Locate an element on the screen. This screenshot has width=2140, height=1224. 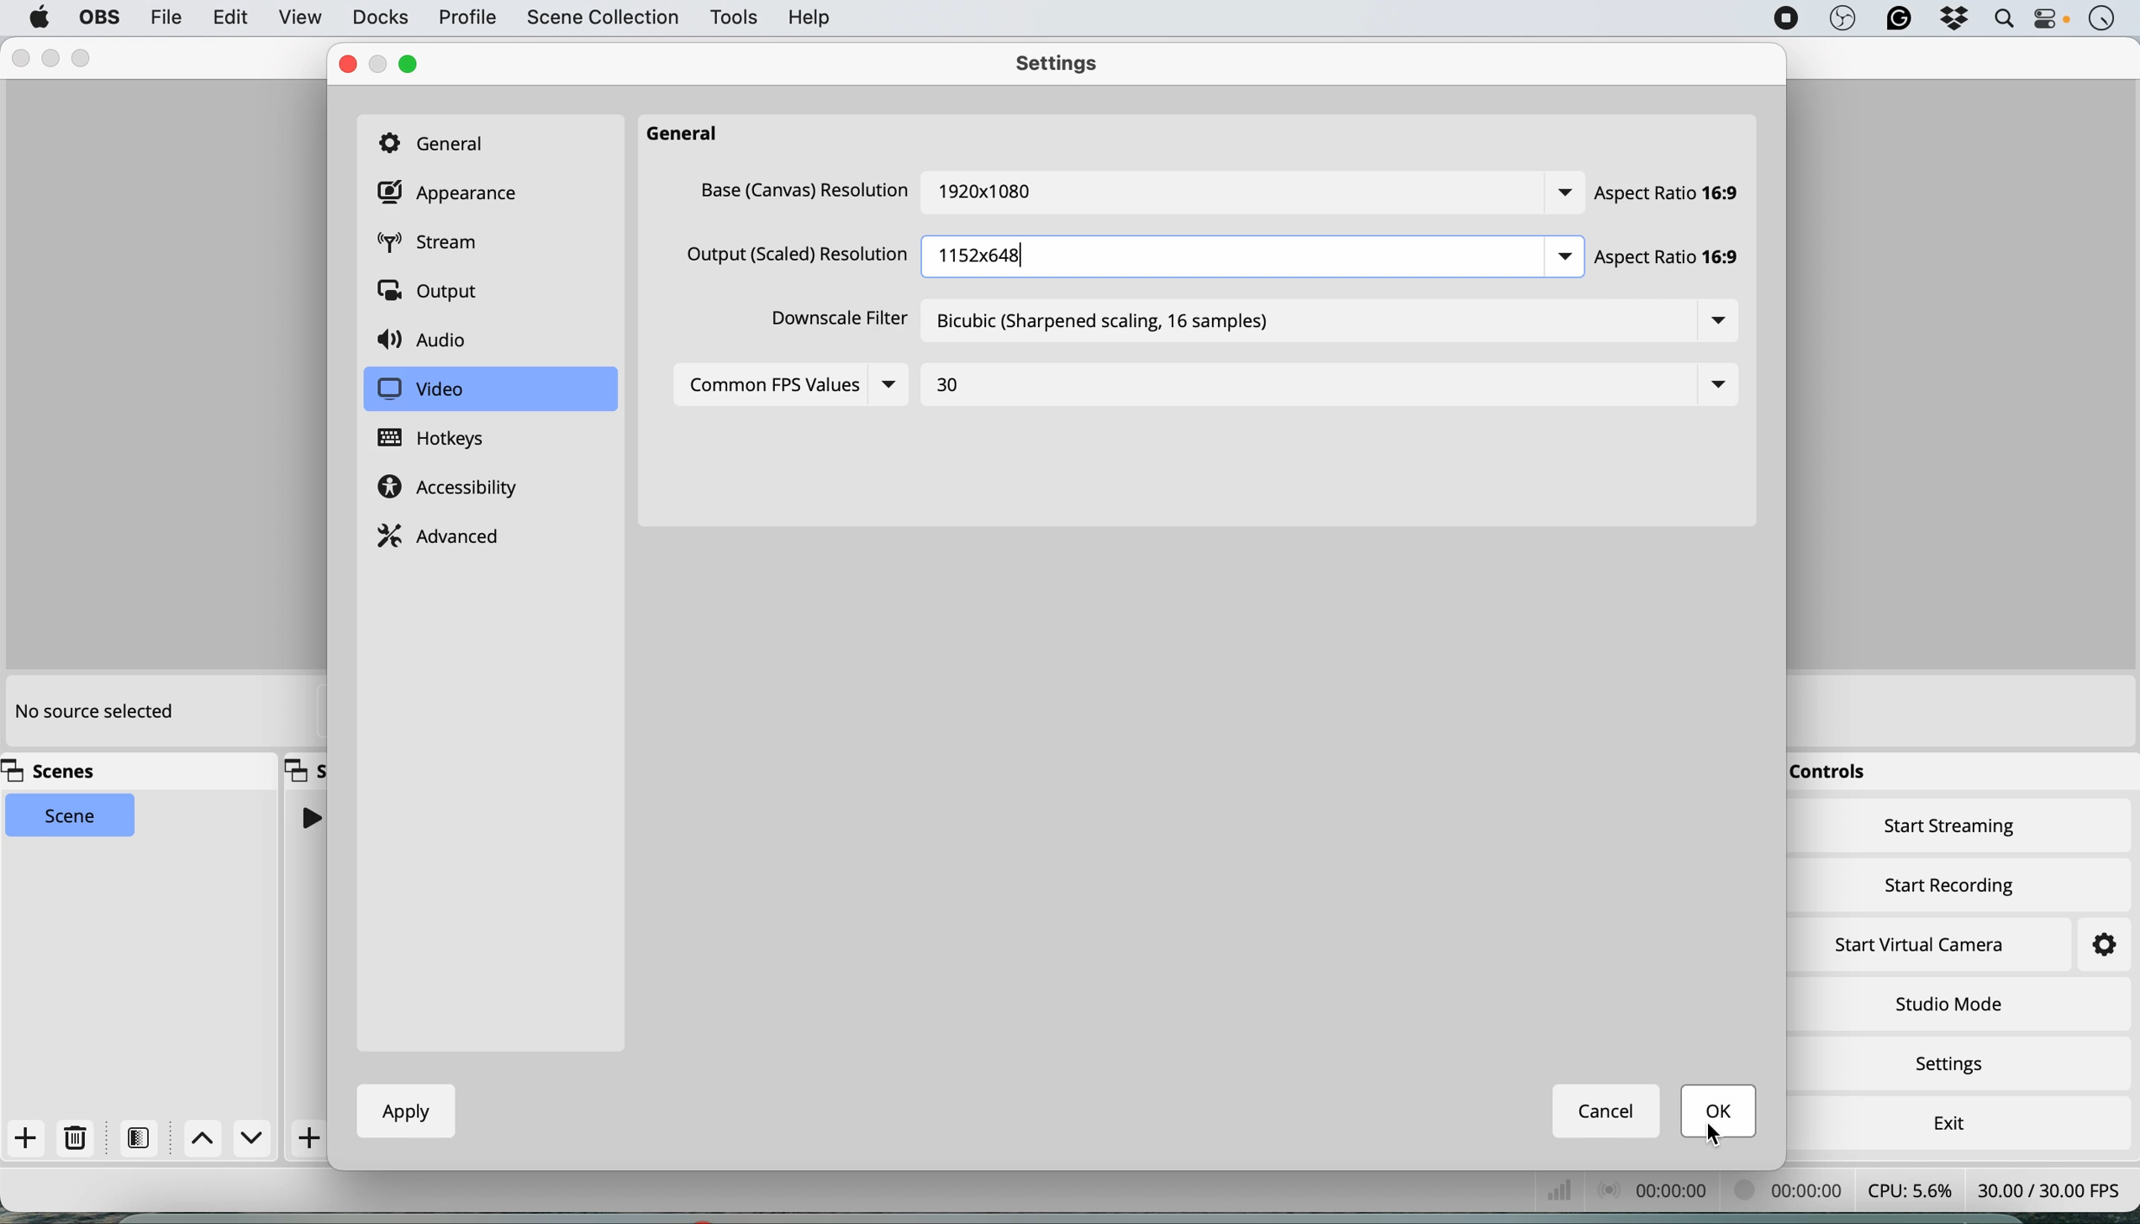
general is located at coordinates (440, 141).